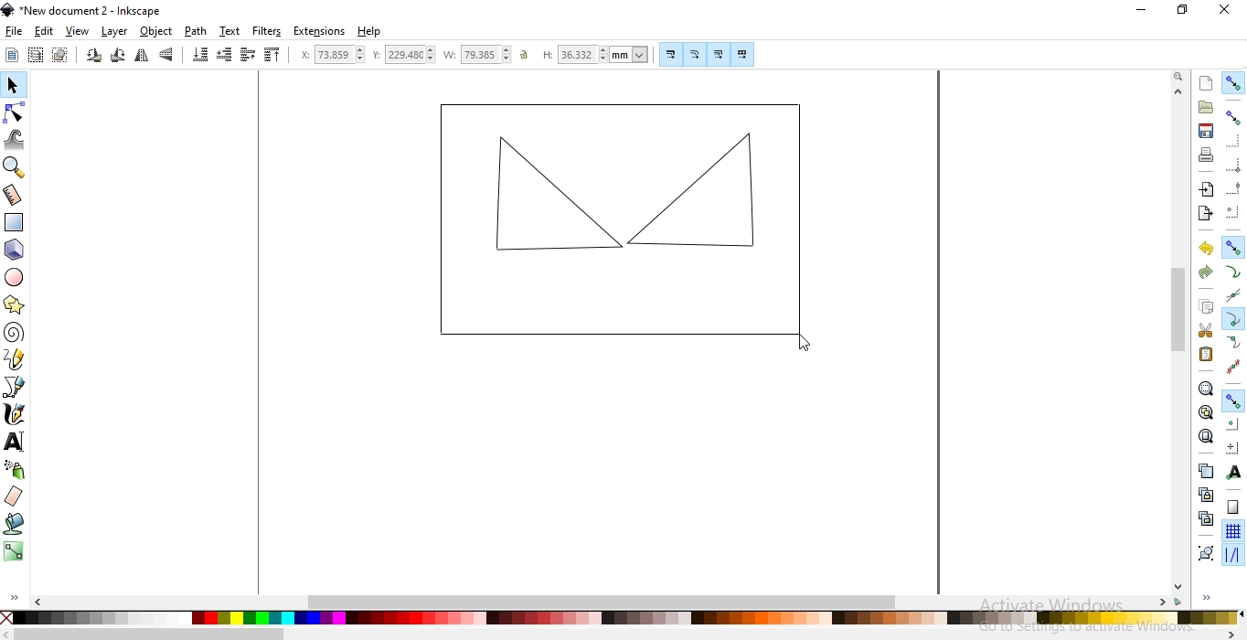 The width and height of the screenshot is (1247, 640). What do you see at coordinates (320, 32) in the screenshot?
I see `extensions` at bounding box center [320, 32].